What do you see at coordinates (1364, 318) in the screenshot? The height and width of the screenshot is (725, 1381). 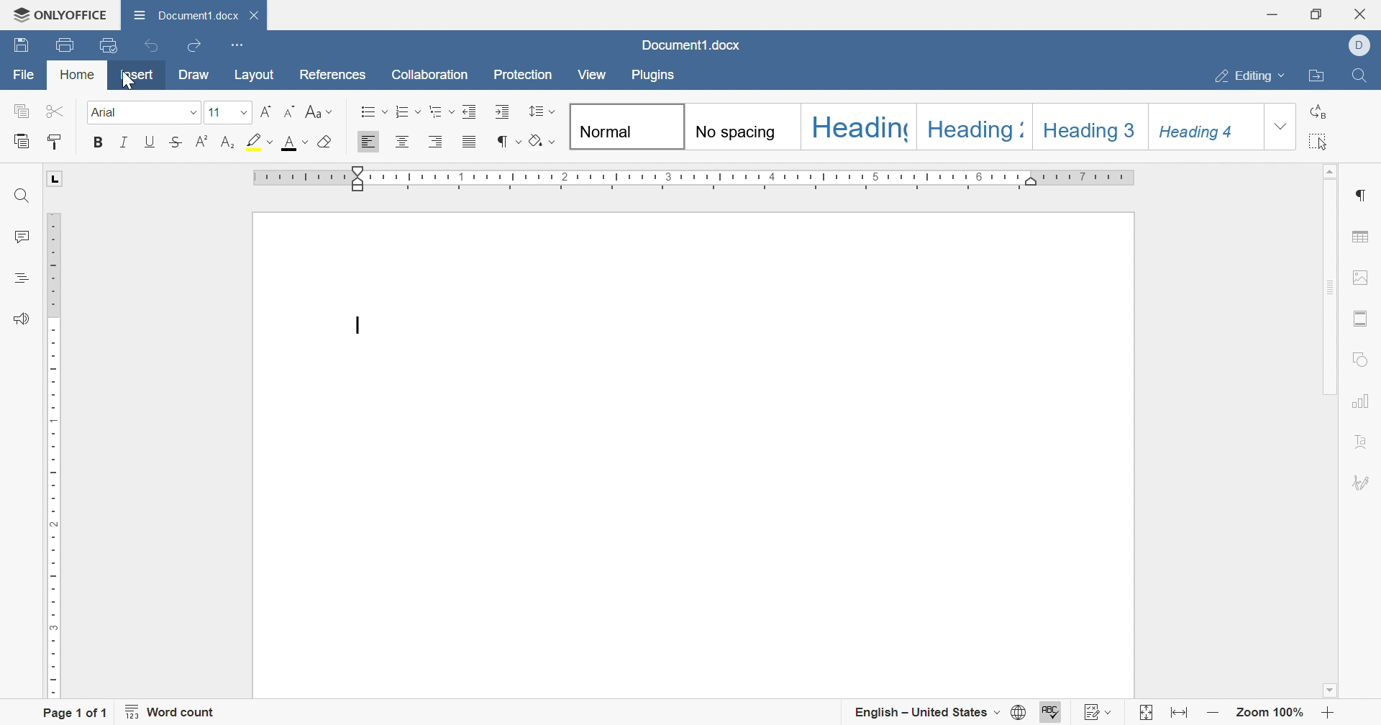 I see `Header & Footer settings` at bounding box center [1364, 318].